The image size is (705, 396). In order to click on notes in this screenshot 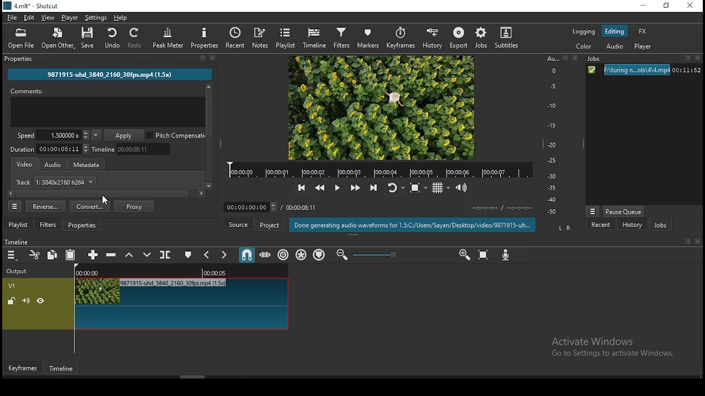, I will do `click(262, 37)`.